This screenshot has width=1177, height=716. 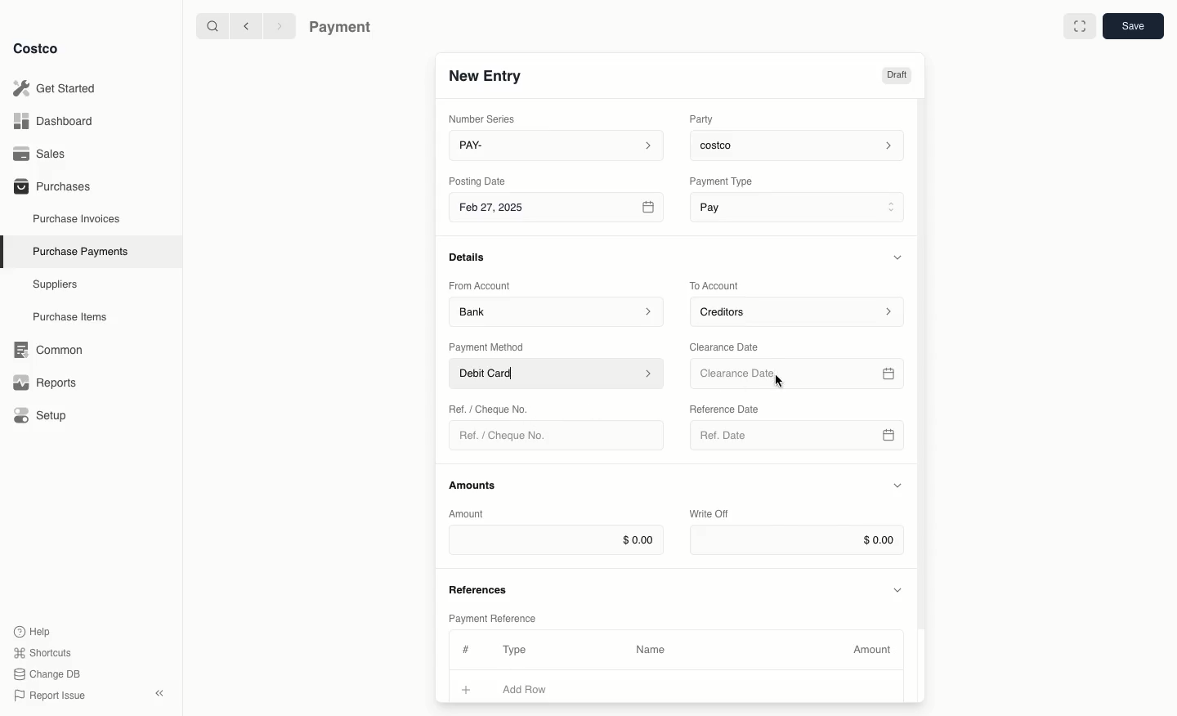 What do you see at coordinates (509, 436) in the screenshot?
I see `Ref. / Cheque No.` at bounding box center [509, 436].